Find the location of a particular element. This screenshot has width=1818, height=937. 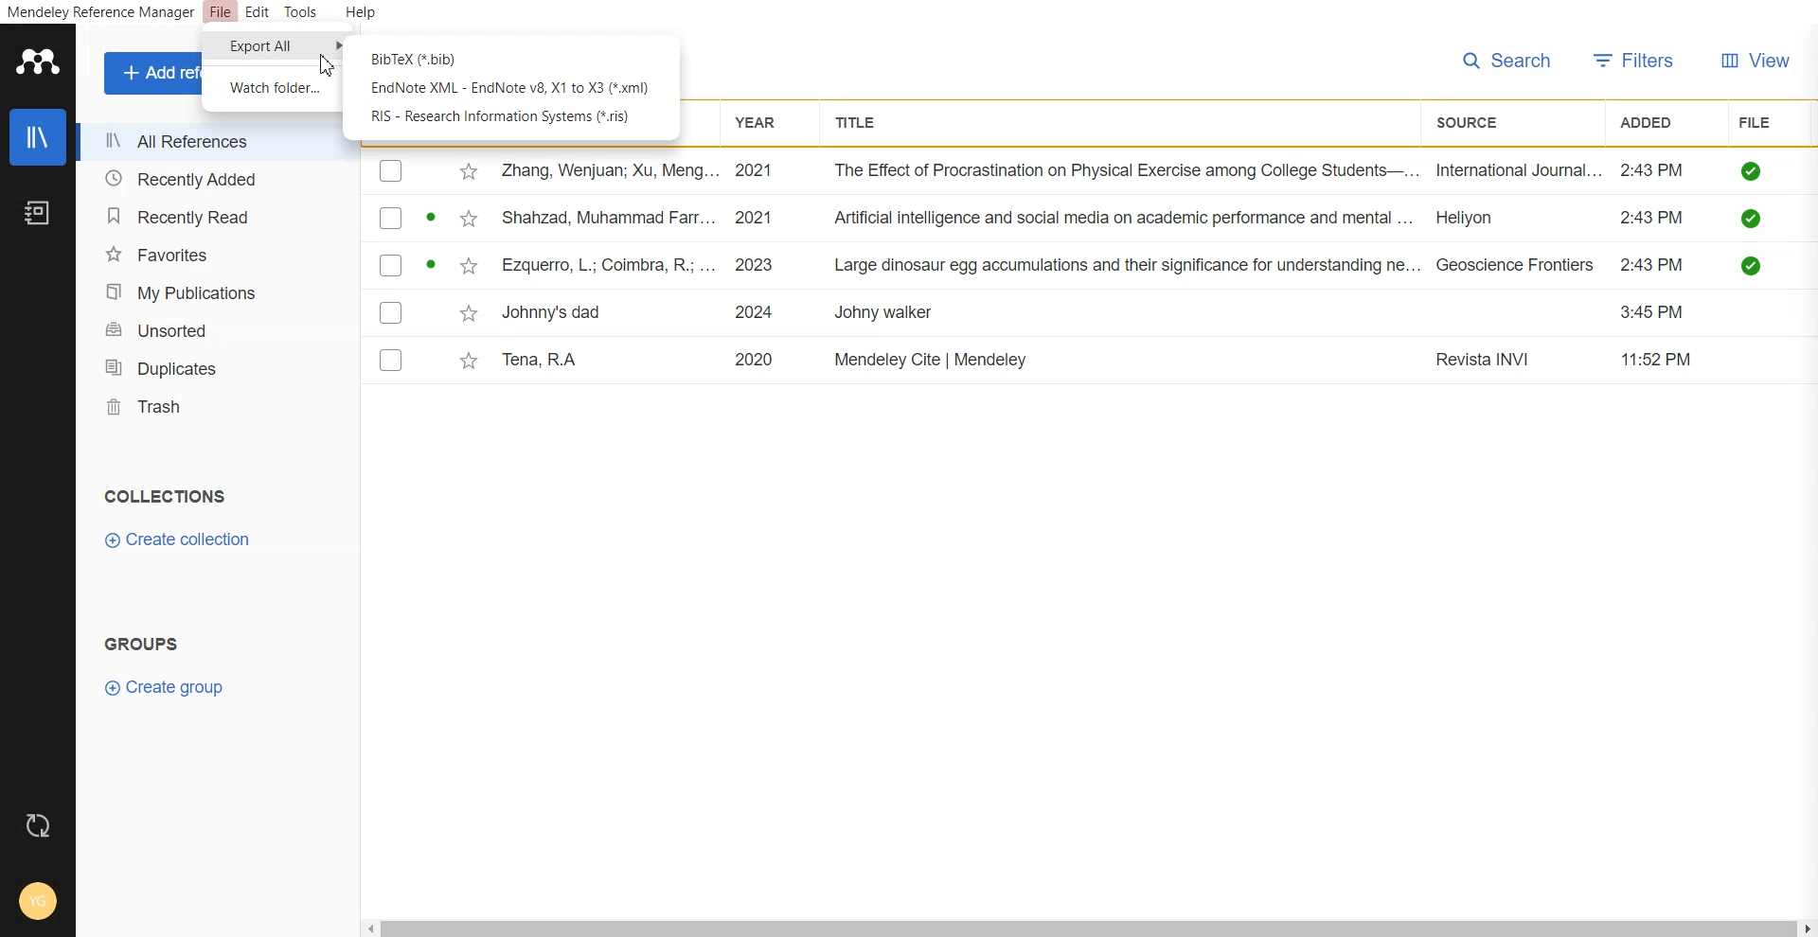

2020 is located at coordinates (755, 358).